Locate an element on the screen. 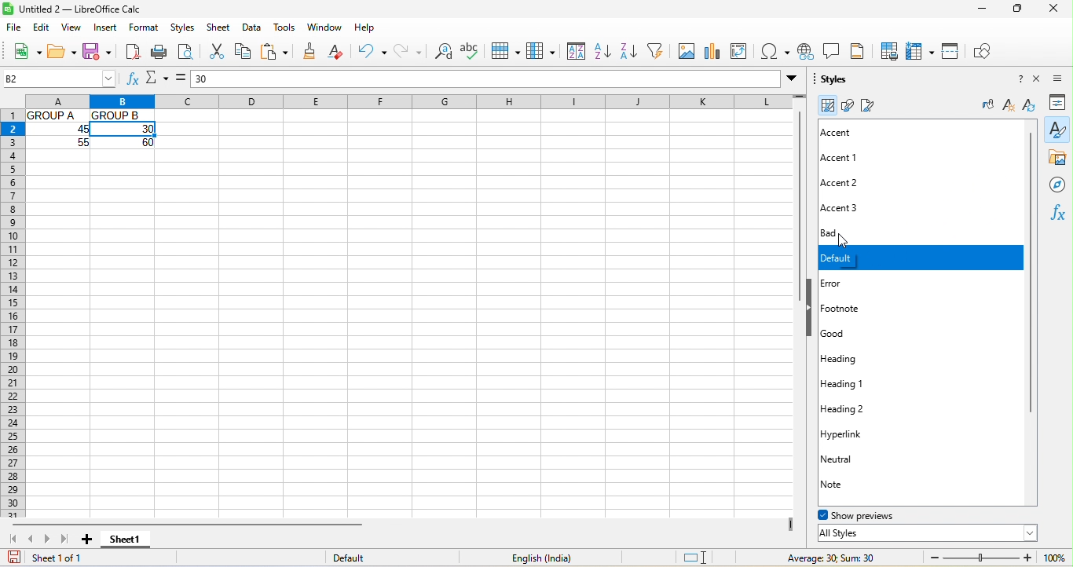 The height and width of the screenshot is (567, 1073). print is located at coordinates (161, 53).